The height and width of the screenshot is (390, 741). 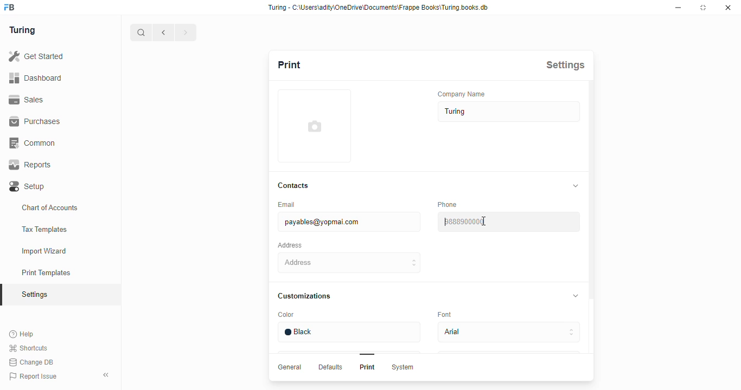 I want to click on Settings, so click(x=565, y=65).